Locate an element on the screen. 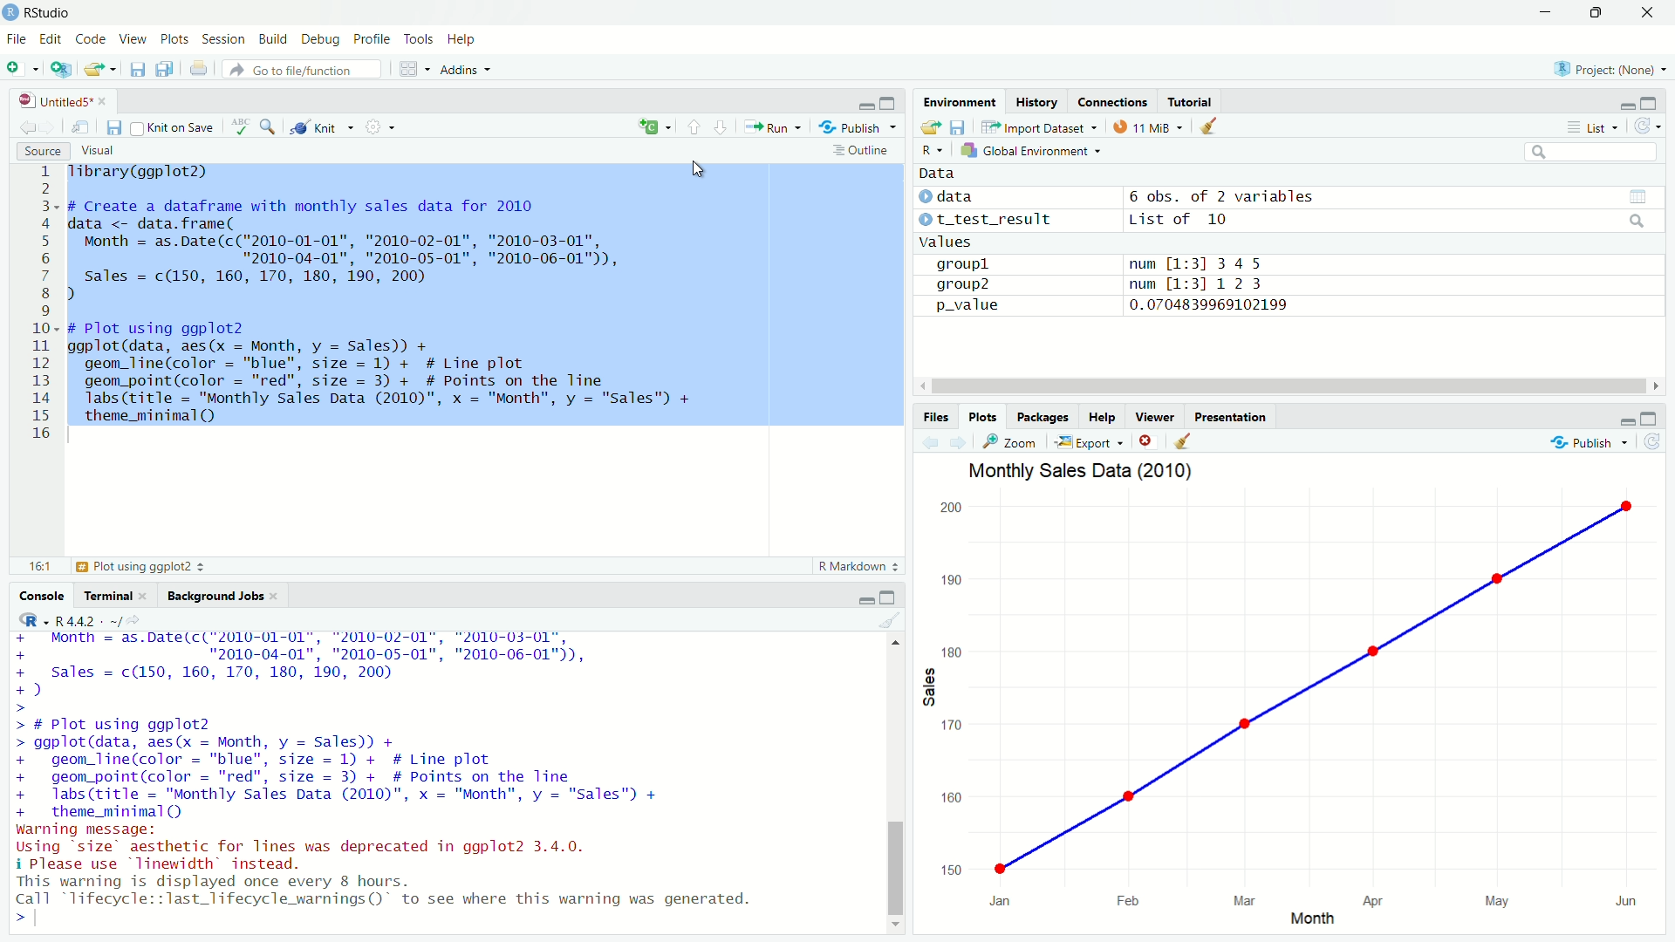 Image resolution: width=1675 pixels, height=942 pixels. zoom is located at coordinates (1011, 443).